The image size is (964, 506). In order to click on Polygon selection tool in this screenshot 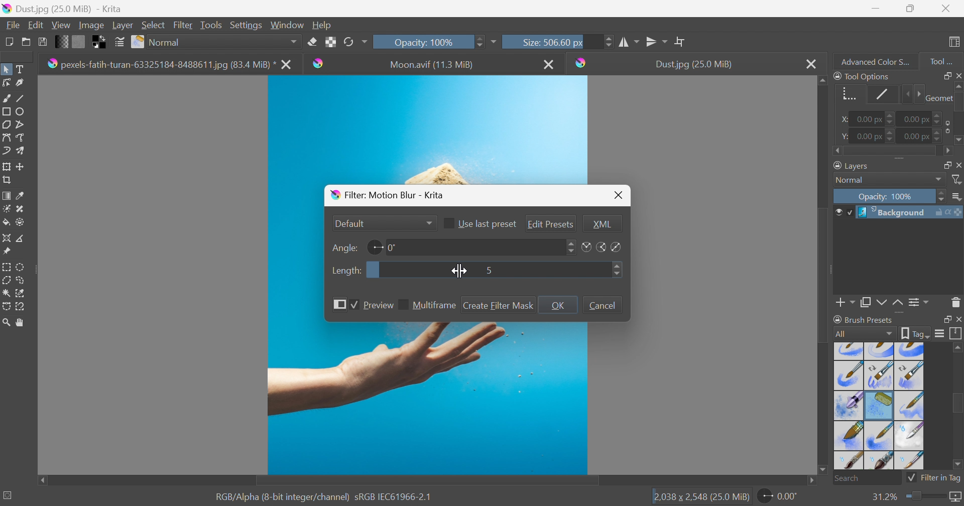, I will do `click(8, 280)`.